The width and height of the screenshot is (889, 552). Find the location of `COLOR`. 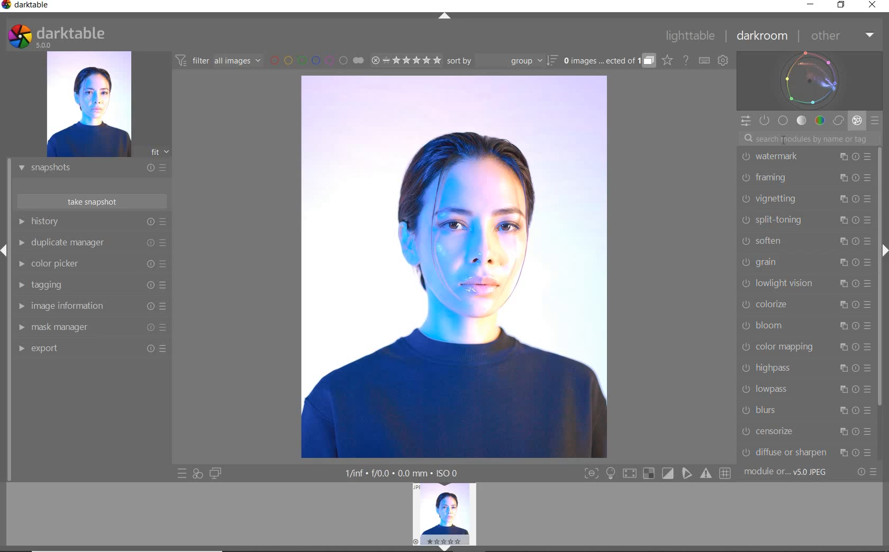

COLOR is located at coordinates (820, 120).